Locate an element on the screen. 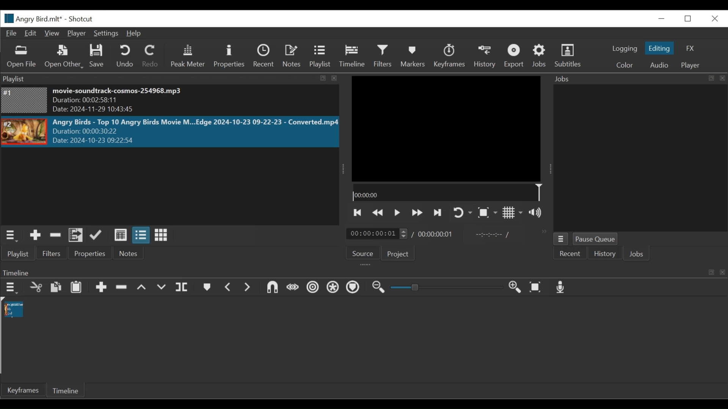 This screenshot has width=728, height=409. Angry Birds - Top 10 Angry Birds Movie M...Edge 2024-10-23 09-22-23 - Converted.mp4Duration: 00:00:30:22 Date: 2024-10-23 09:22>5 is located at coordinates (195, 132).